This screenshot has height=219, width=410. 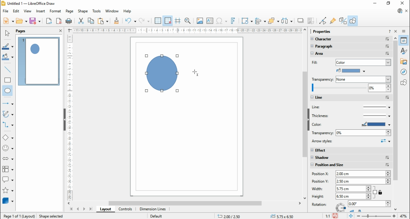 I want to click on page 1, so click(x=39, y=61).